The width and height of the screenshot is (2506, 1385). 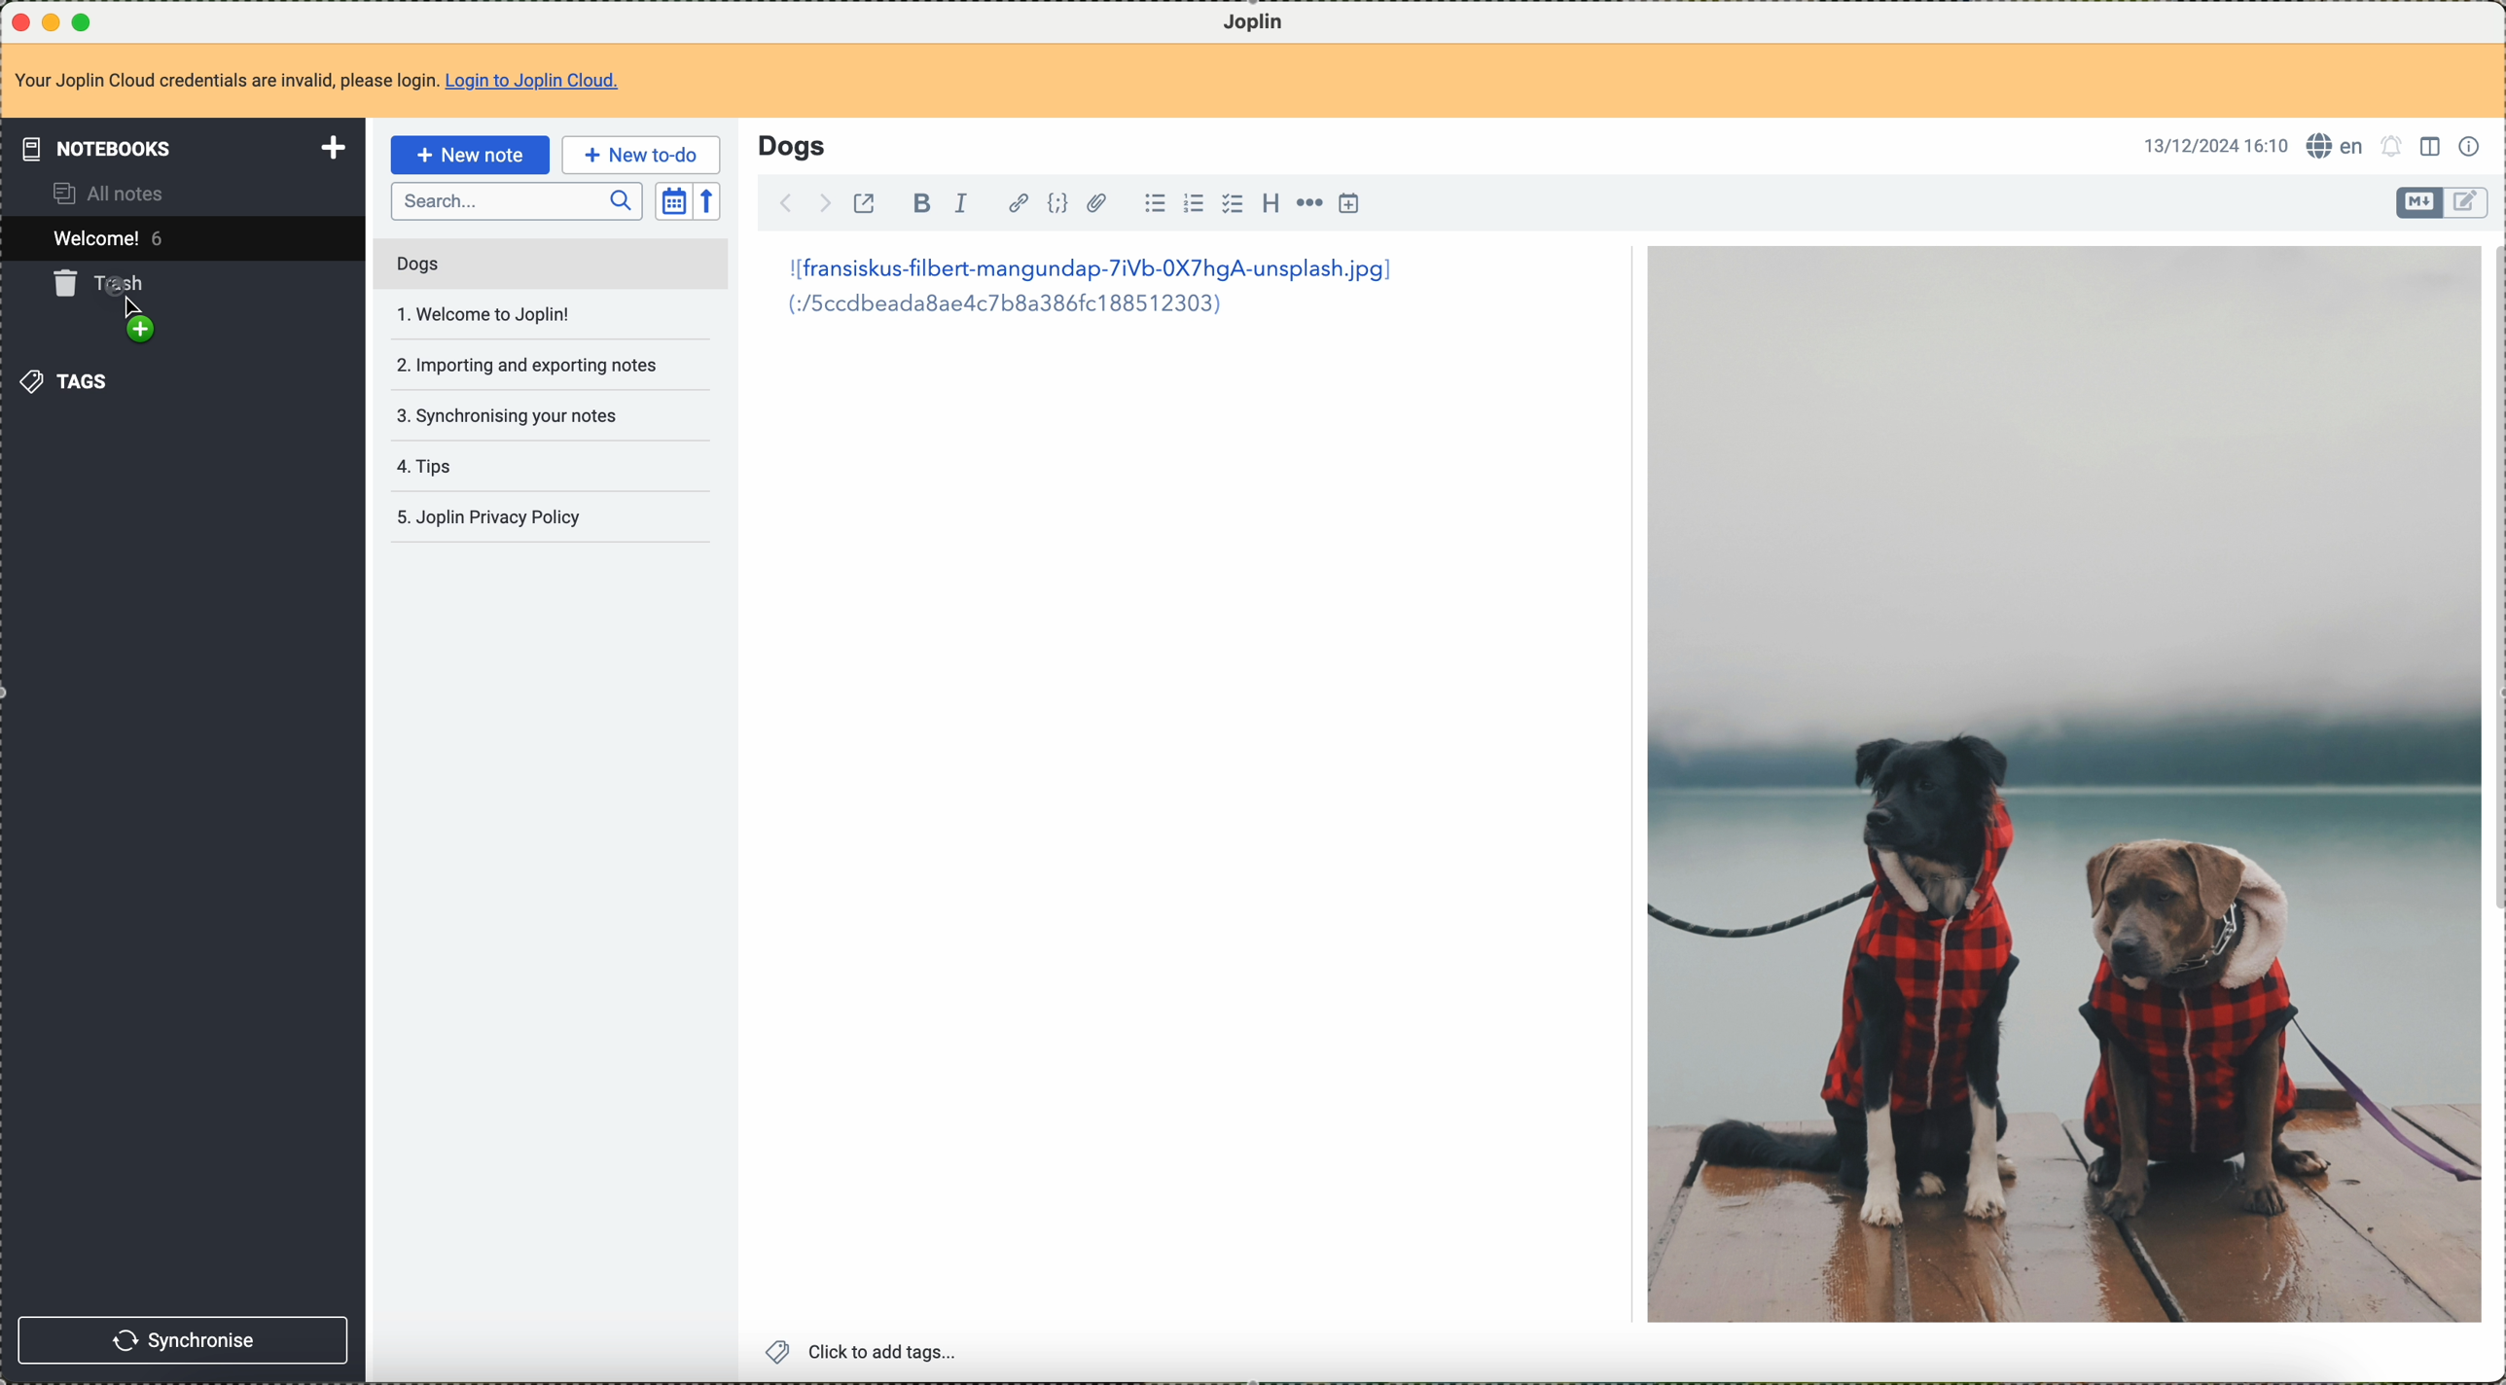 I want to click on click to add tags, so click(x=865, y=1352).